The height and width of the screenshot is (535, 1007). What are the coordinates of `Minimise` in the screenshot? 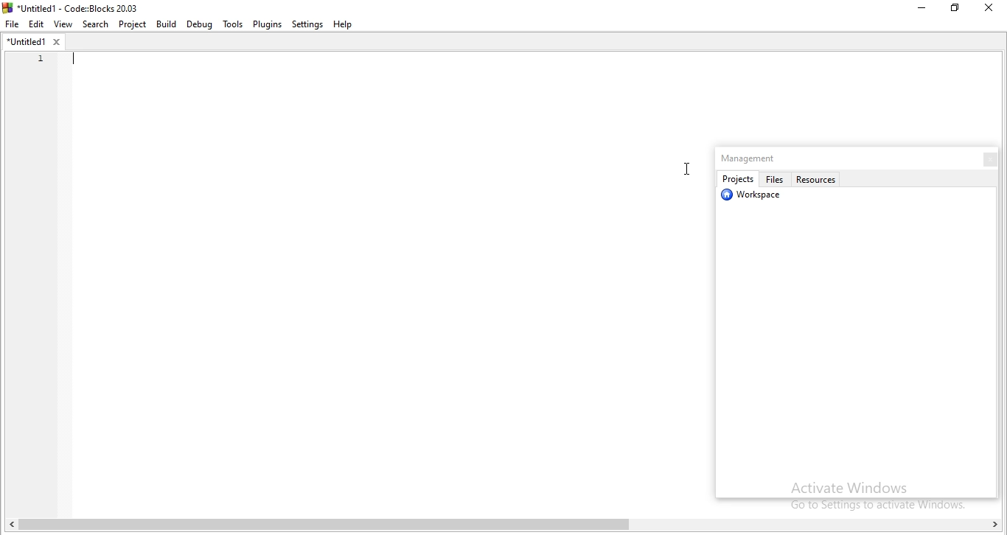 It's located at (916, 10).